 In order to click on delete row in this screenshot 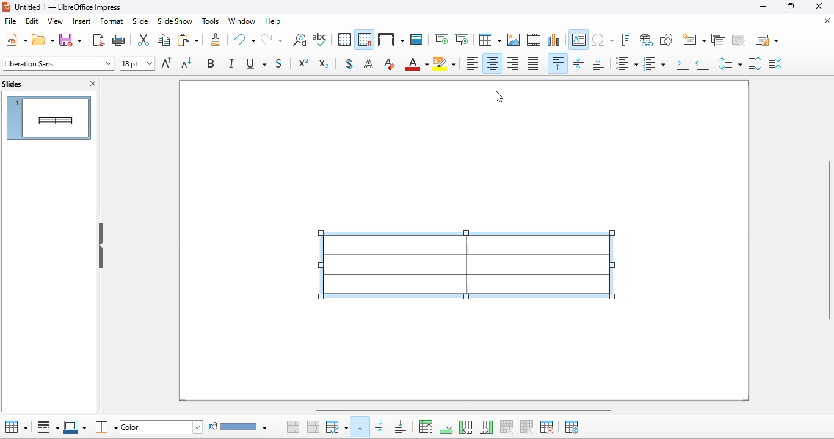, I will do `click(507, 427)`.